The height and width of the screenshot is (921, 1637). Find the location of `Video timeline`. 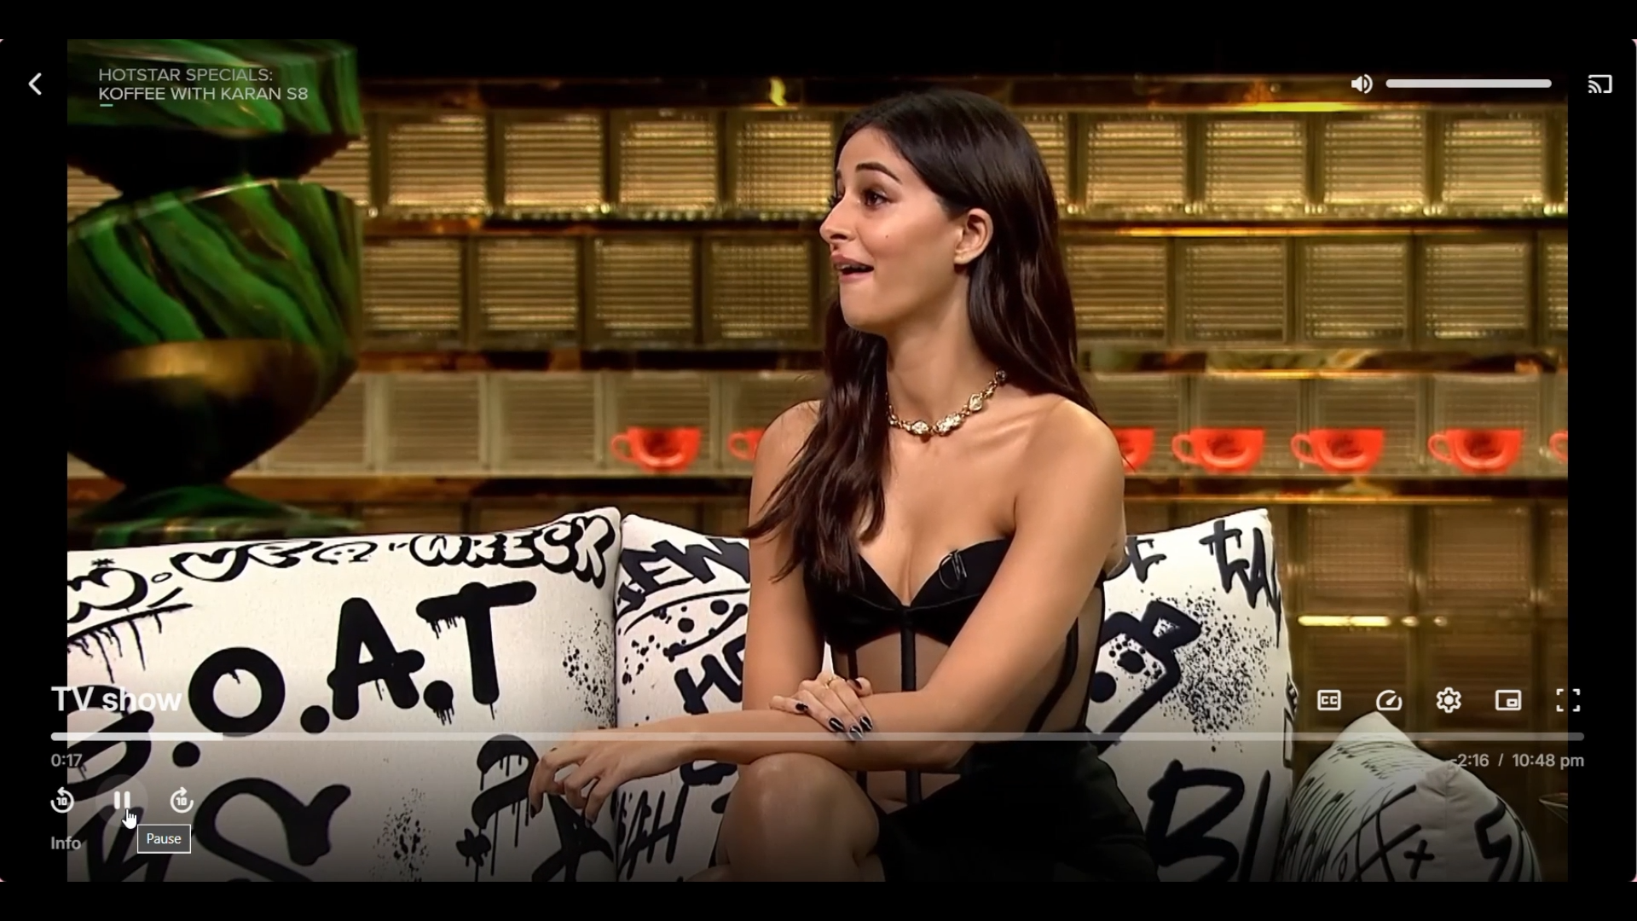

Video timeline is located at coordinates (814, 735).